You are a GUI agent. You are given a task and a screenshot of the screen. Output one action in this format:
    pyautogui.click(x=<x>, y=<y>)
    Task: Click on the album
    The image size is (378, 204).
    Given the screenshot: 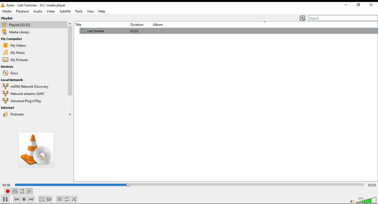 What is the action you would take?
    pyautogui.click(x=160, y=25)
    